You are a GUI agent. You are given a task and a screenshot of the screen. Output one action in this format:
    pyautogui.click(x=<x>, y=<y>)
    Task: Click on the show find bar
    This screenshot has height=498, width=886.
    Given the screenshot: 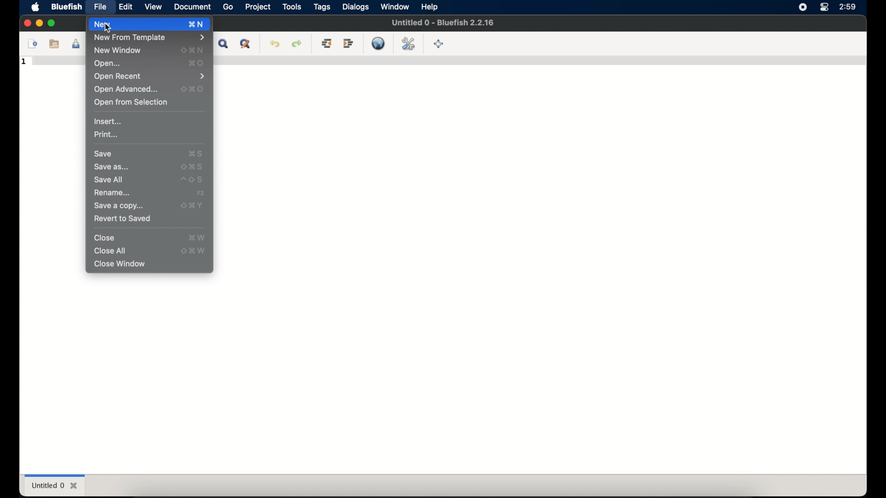 What is the action you would take?
    pyautogui.click(x=223, y=44)
    